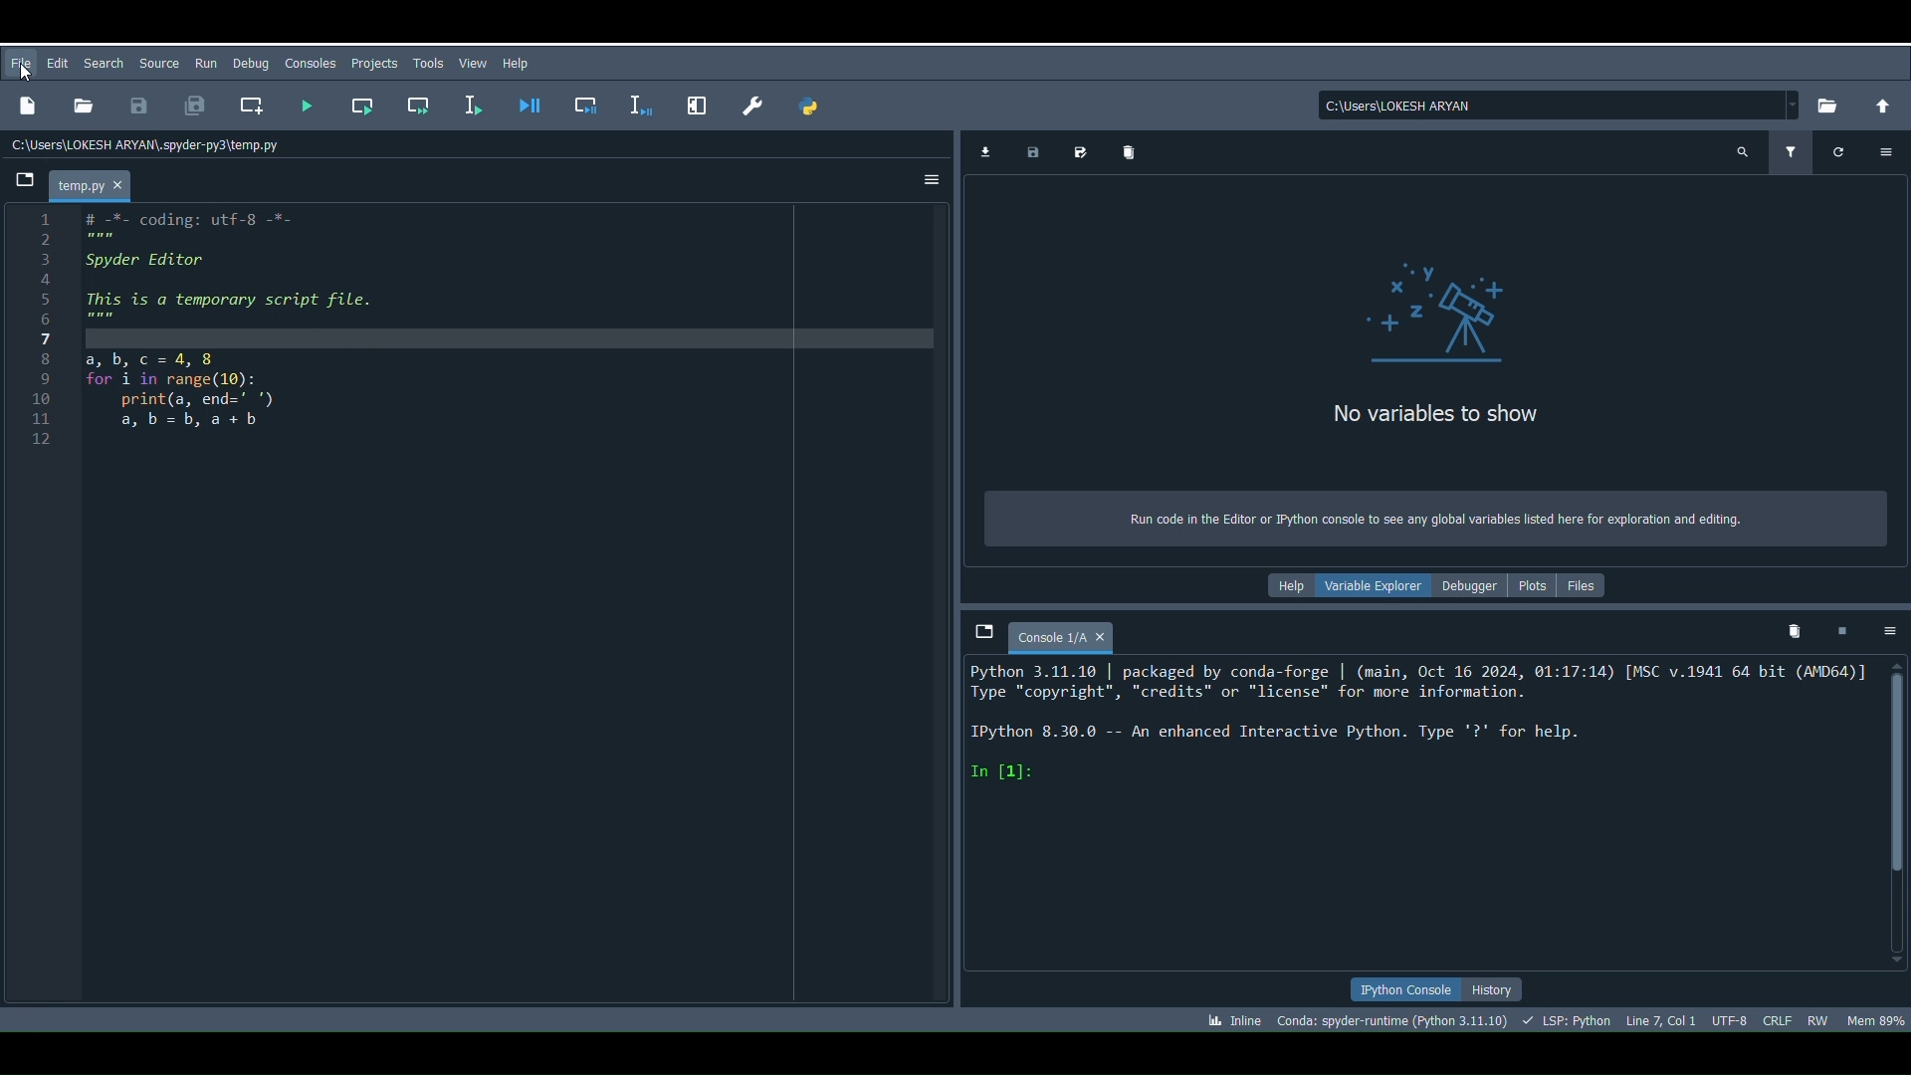  Describe the element at coordinates (637, 102) in the screenshot. I see `Debug selection or current line` at that location.